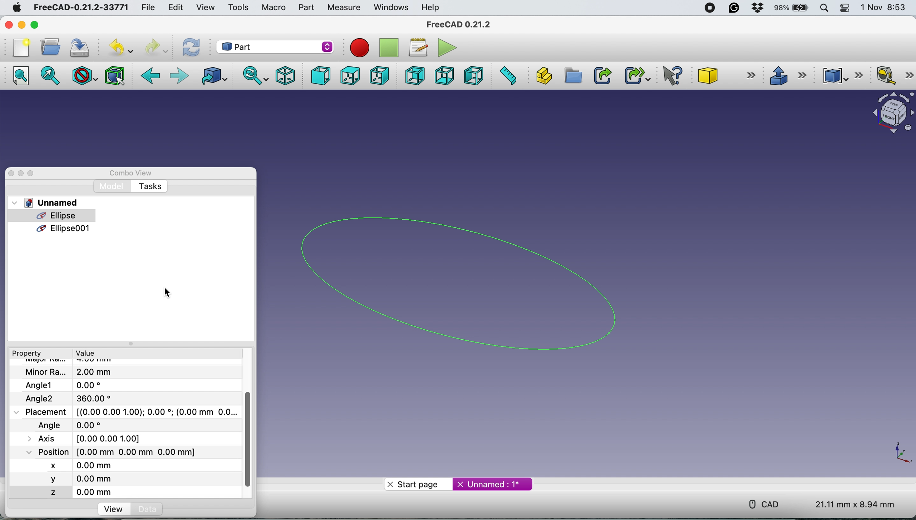 This screenshot has height=520, width=916. I want to click on xy coordinate, so click(901, 455).